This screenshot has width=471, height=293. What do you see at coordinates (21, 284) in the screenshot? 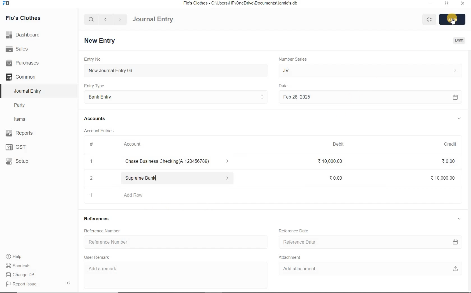
I see `Report Issue` at bounding box center [21, 284].